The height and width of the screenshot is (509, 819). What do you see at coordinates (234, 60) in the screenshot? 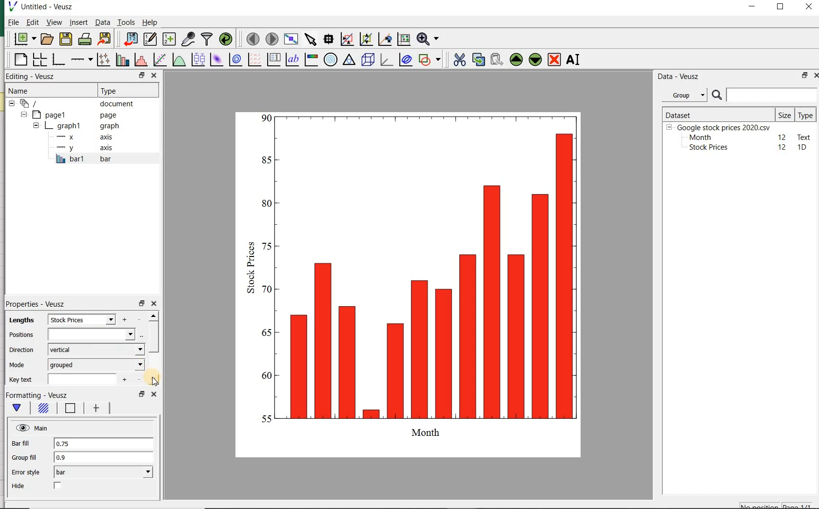
I see `plot a 2d dataset as contours` at bounding box center [234, 60].